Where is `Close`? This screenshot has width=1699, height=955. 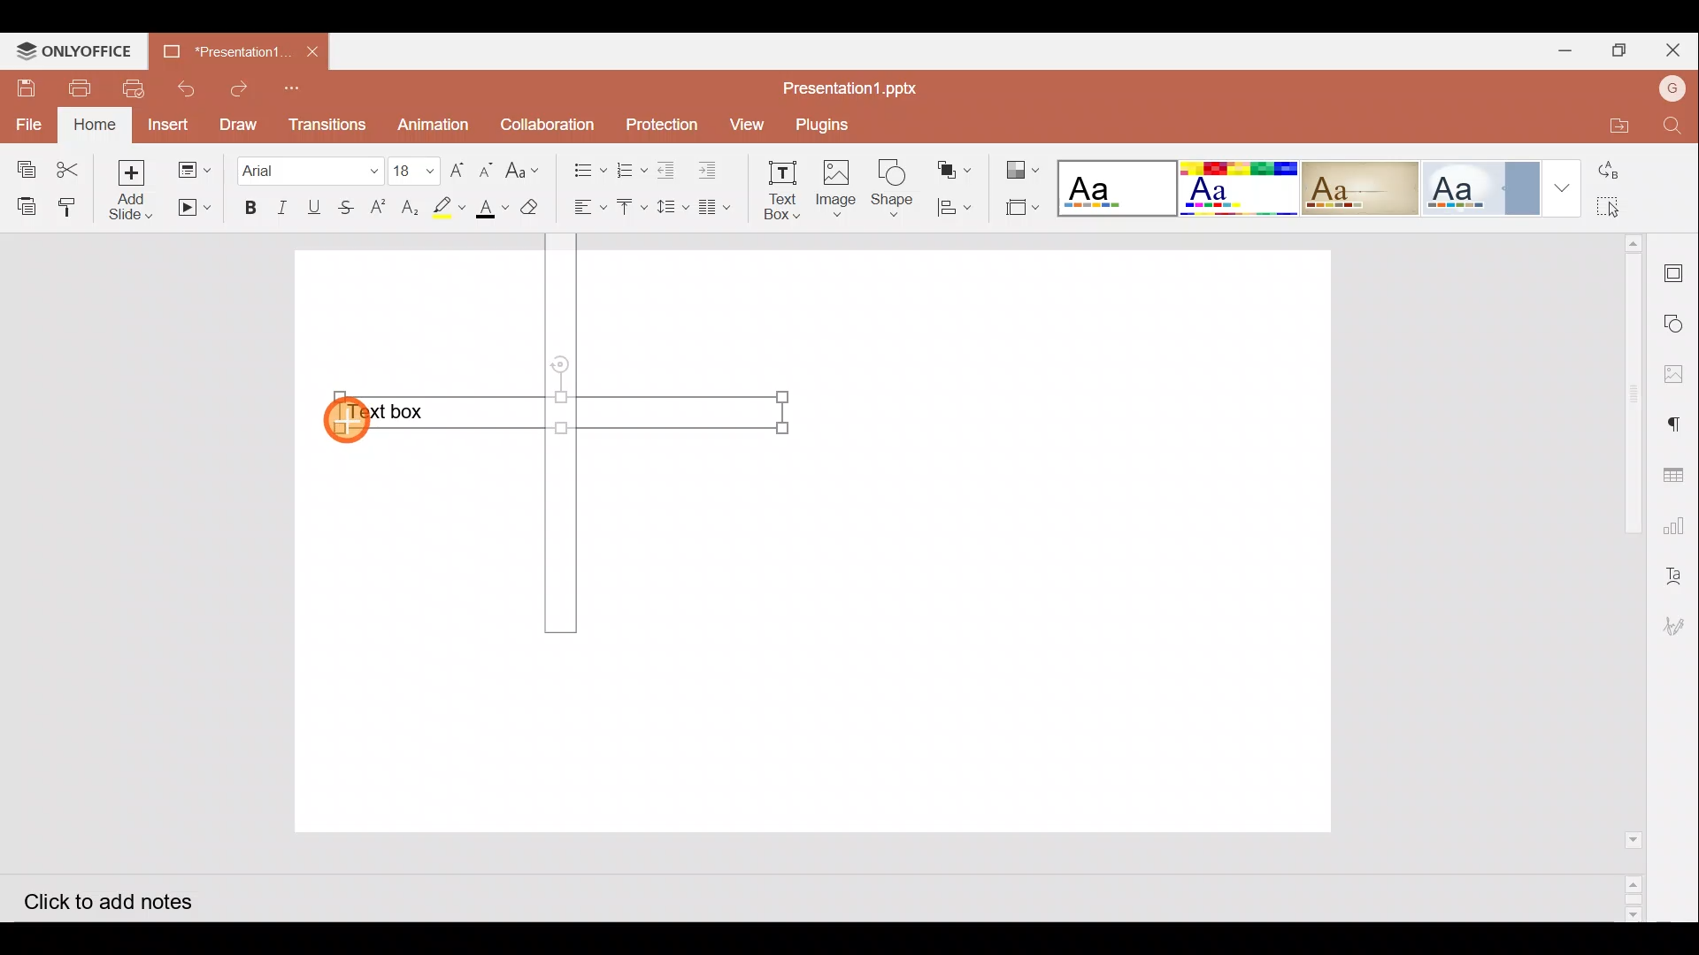 Close is located at coordinates (1677, 51).